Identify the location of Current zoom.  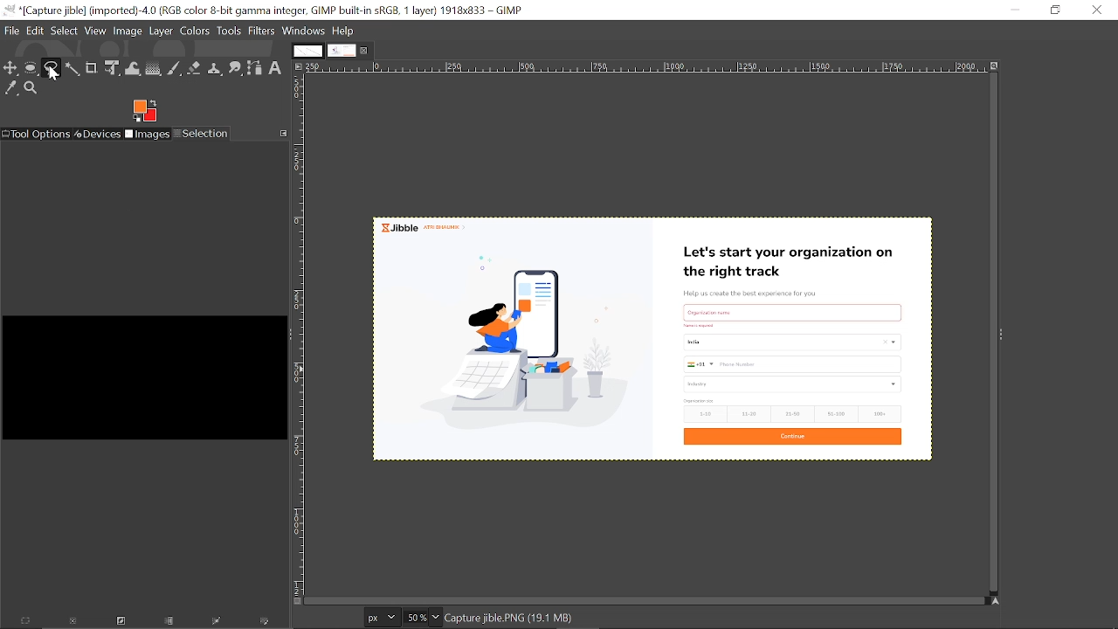
(414, 618).